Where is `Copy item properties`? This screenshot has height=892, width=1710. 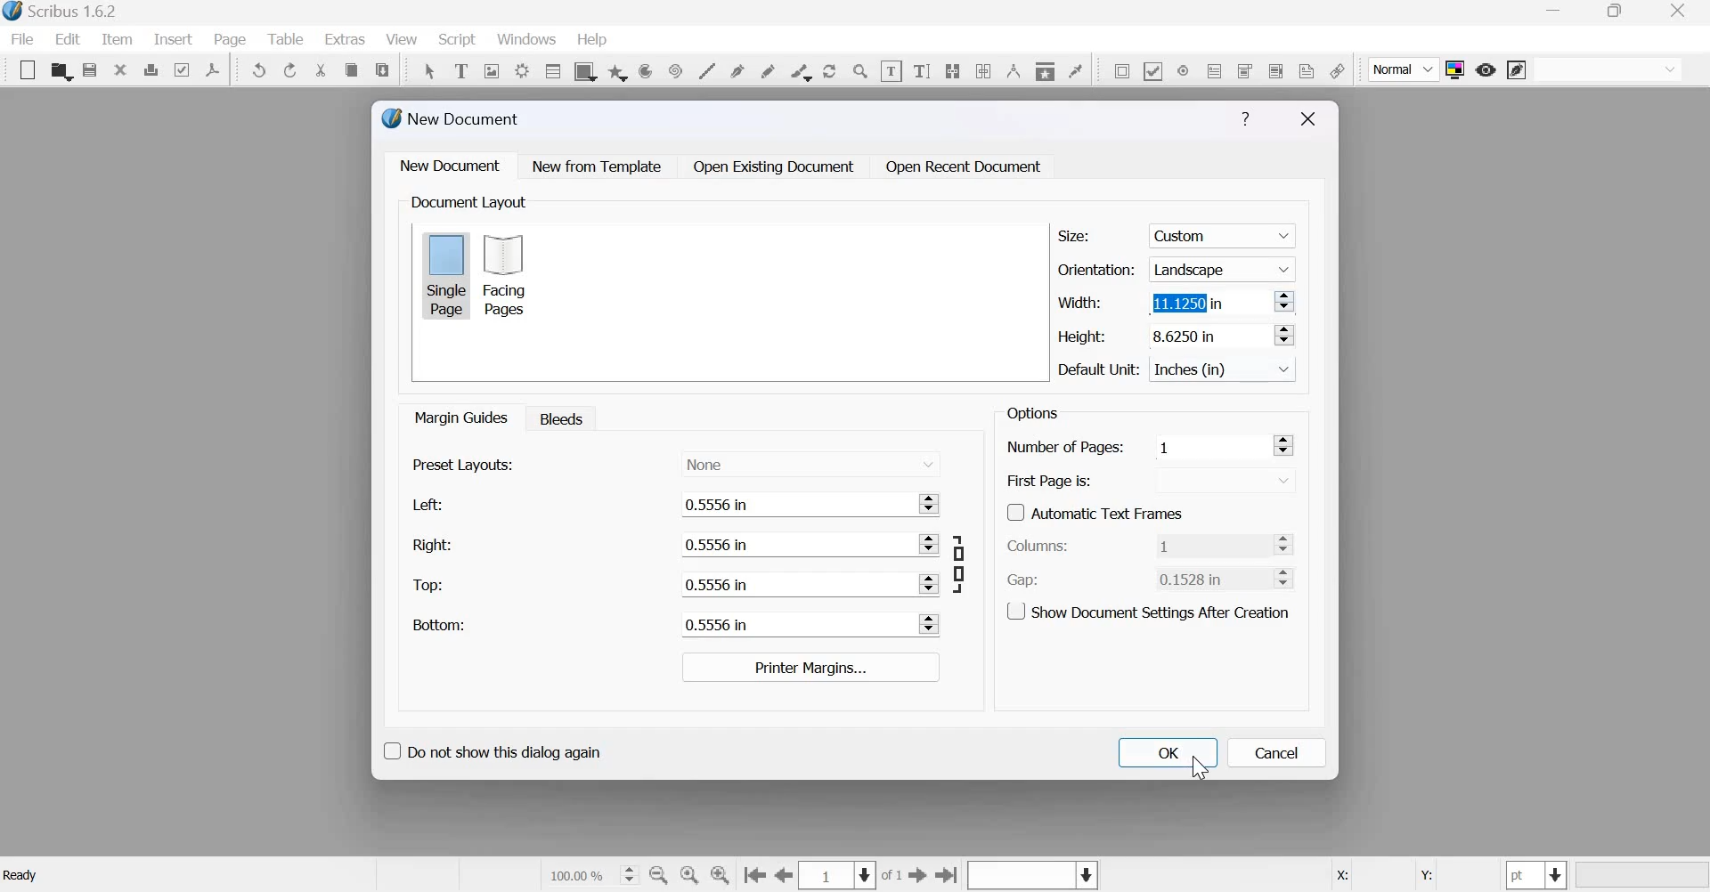 Copy item properties is located at coordinates (1044, 69).